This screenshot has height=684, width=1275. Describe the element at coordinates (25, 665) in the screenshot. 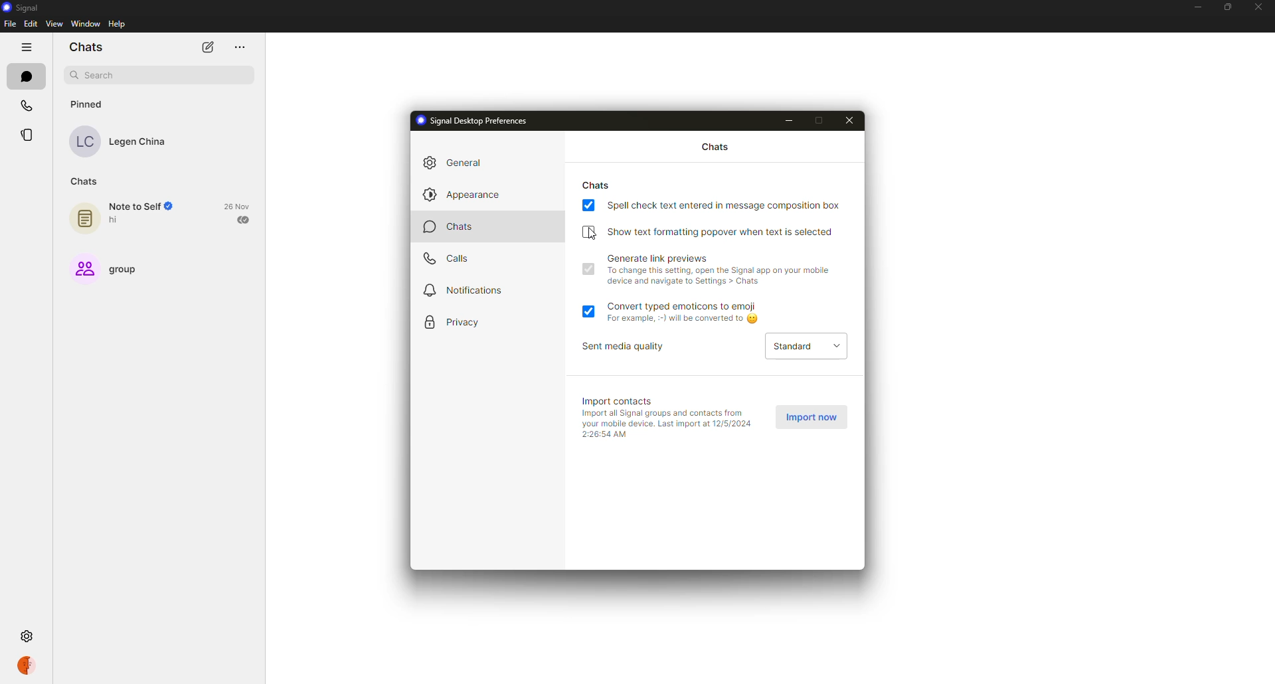

I see `profile` at that location.